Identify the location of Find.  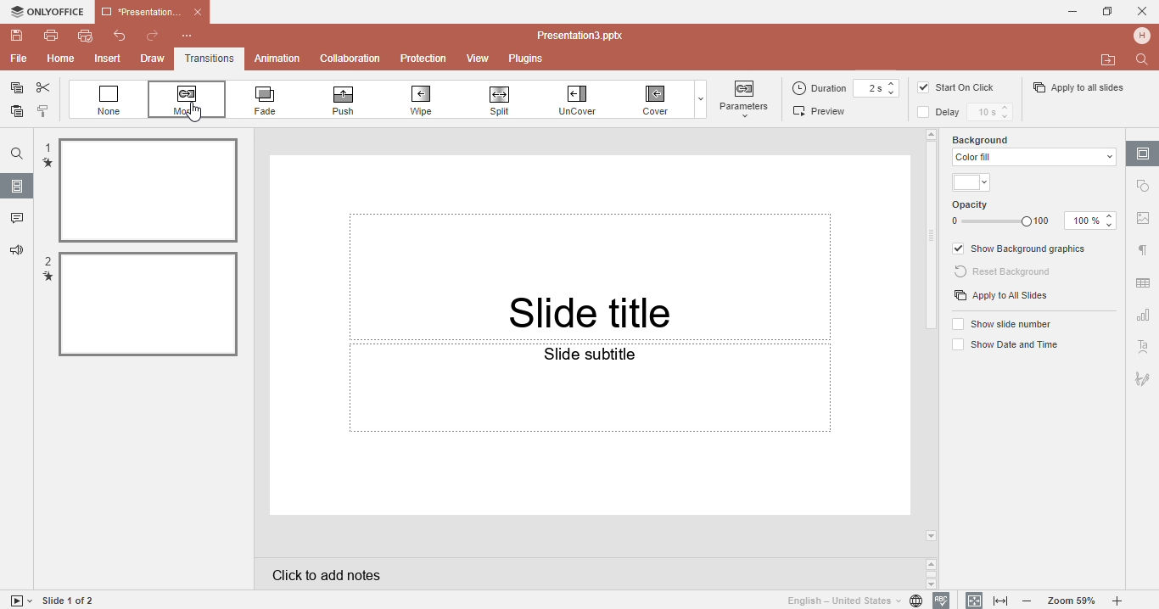
(1145, 59).